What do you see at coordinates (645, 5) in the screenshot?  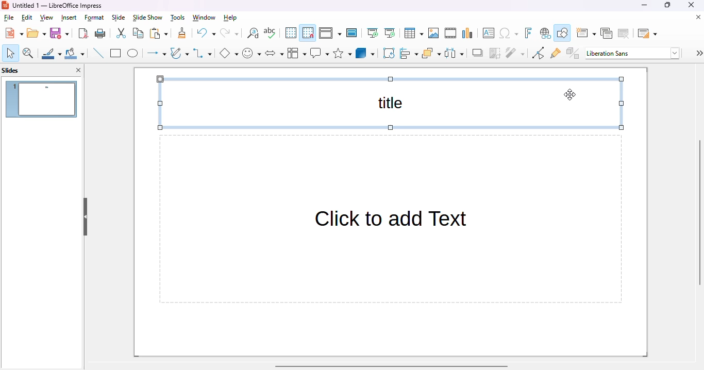 I see `minimize` at bounding box center [645, 5].